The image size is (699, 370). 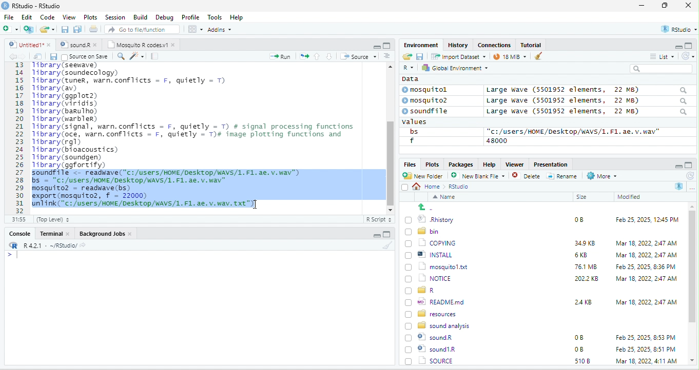 I want to click on “c:/users/HOME /Desktop/WAVS/1.F1. ae. v.wav", so click(x=573, y=131).